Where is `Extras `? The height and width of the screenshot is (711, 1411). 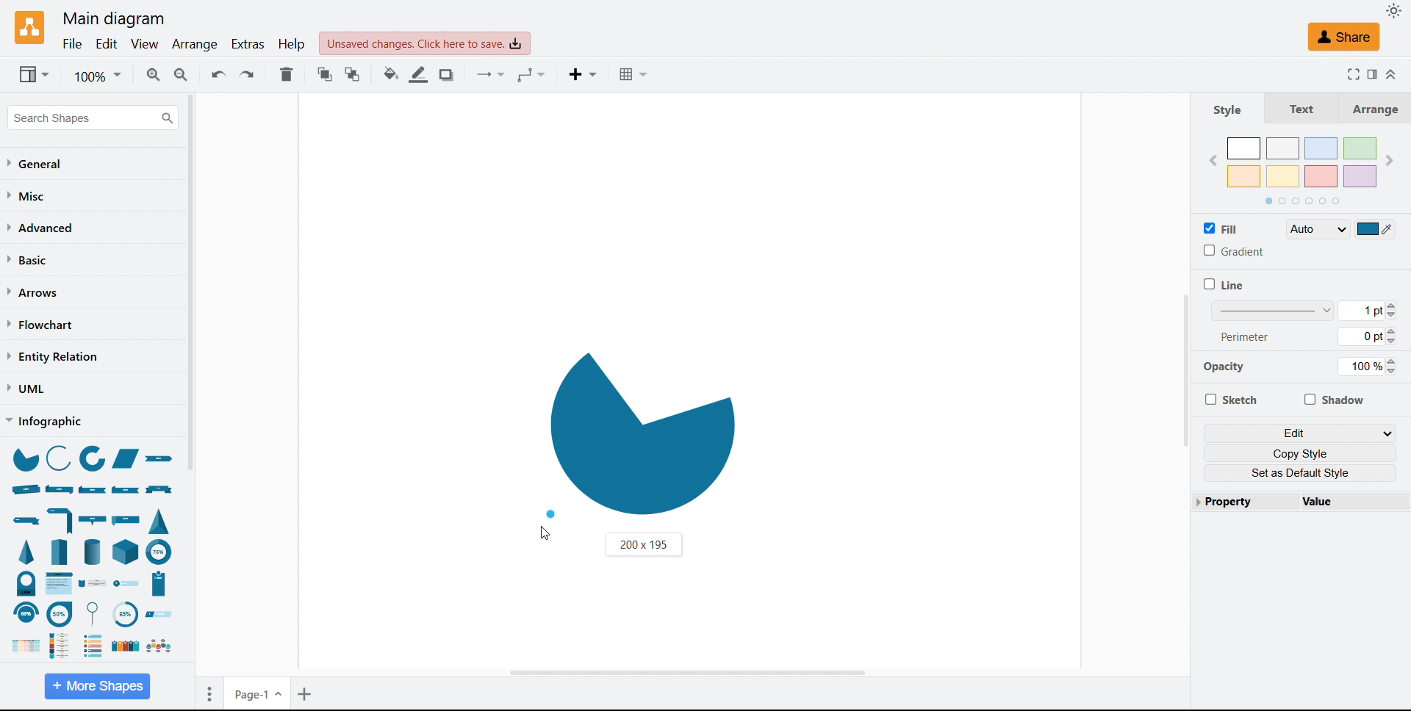
Extras  is located at coordinates (249, 44).